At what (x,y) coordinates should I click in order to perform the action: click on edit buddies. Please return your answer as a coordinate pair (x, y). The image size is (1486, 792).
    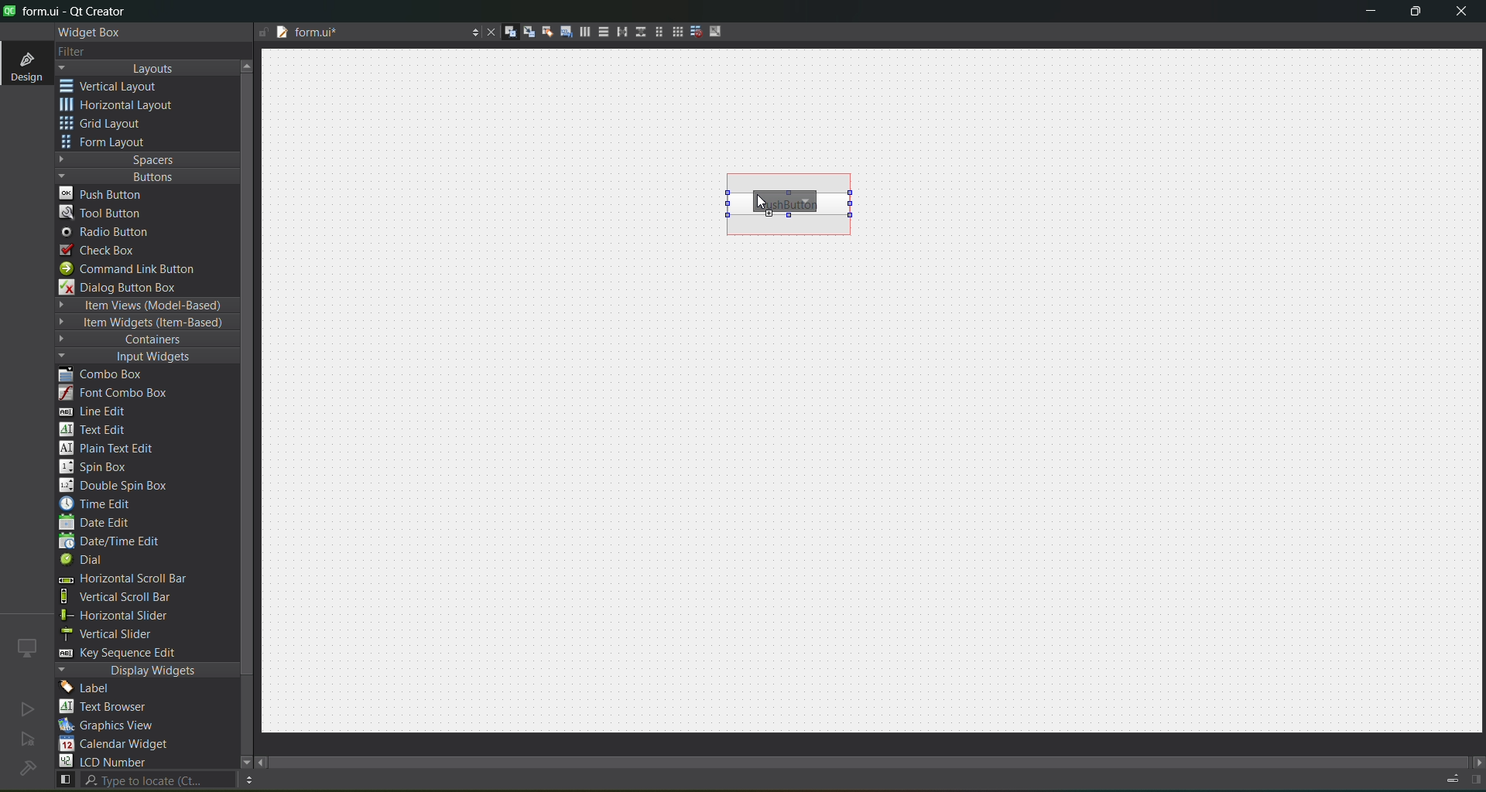
    Looking at the image, I should click on (542, 32).